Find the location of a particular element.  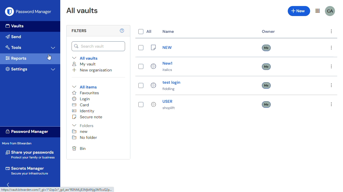

new is located at coordinates (80, 132).